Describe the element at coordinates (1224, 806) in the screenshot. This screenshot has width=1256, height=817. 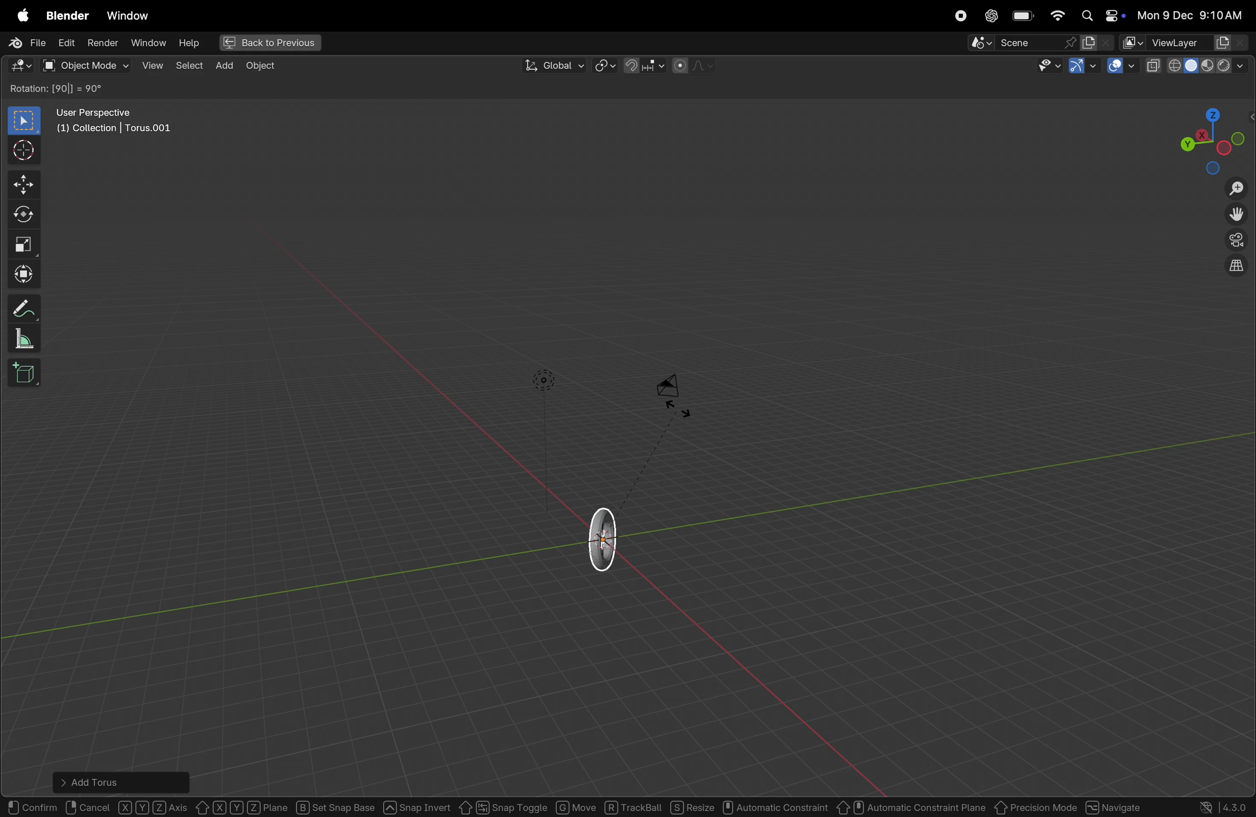
I see `versions` at that location.